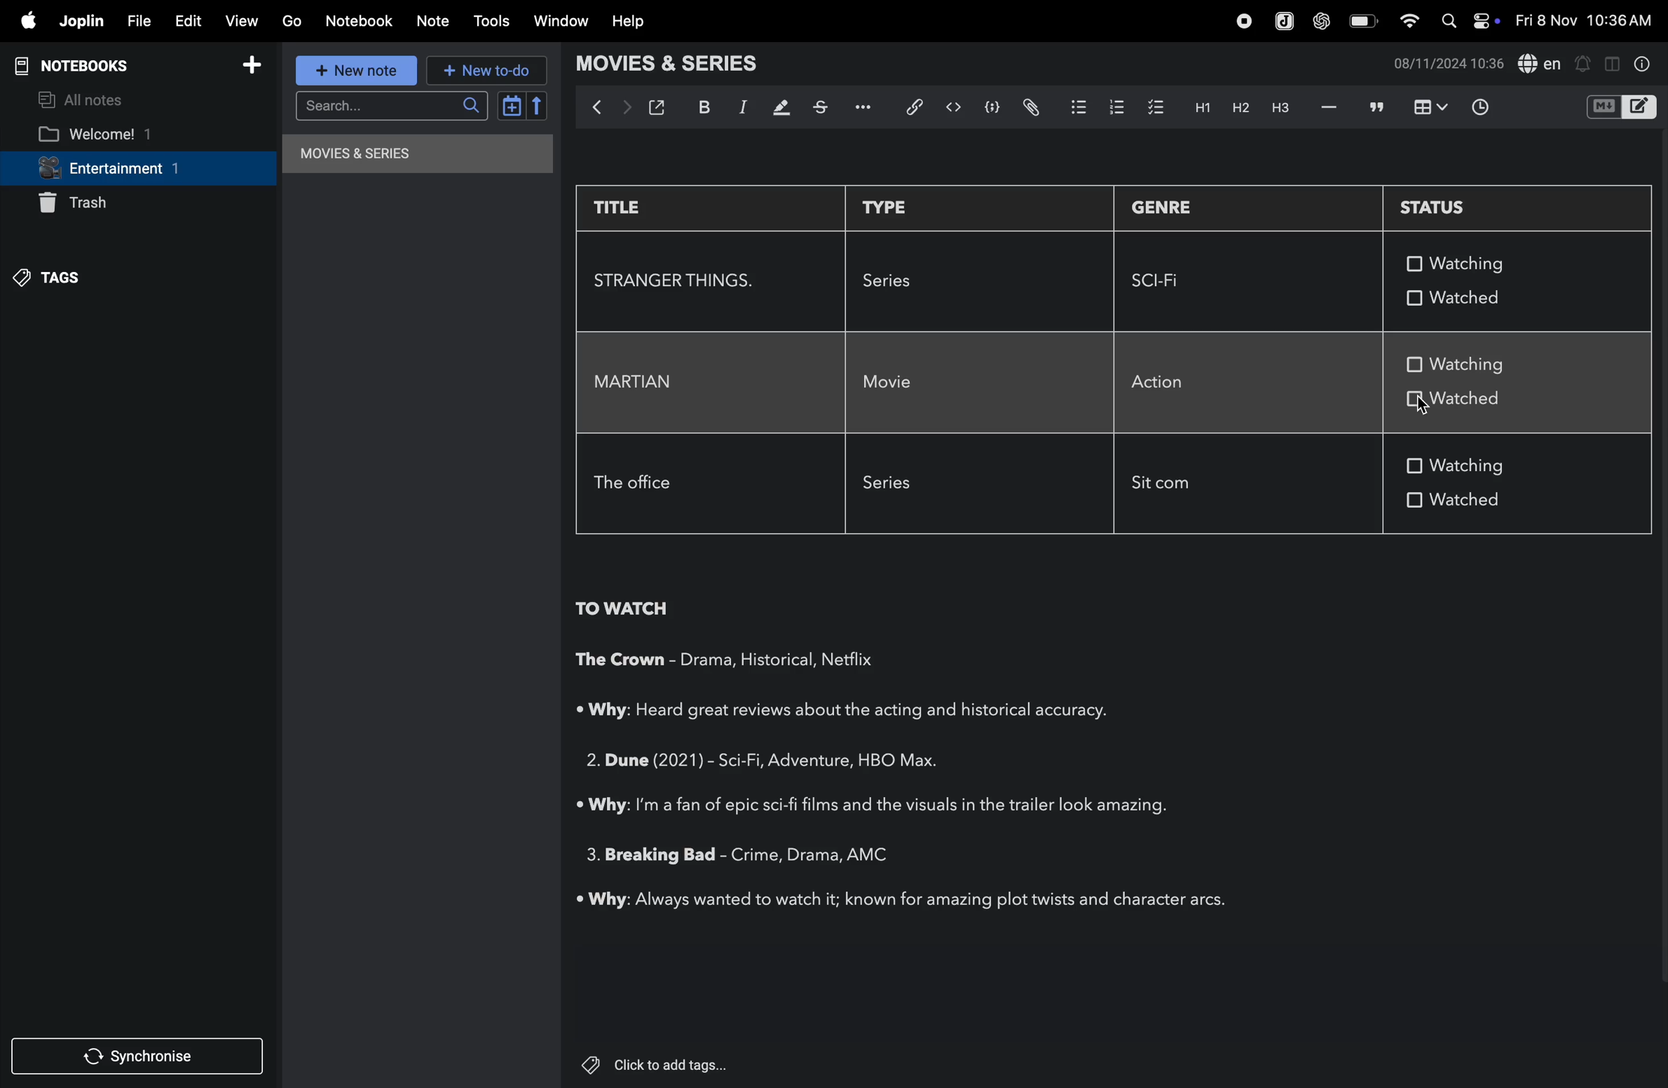  Describe the element at coordinates (190, 22) in the screenshot. I see `edit` at that location.